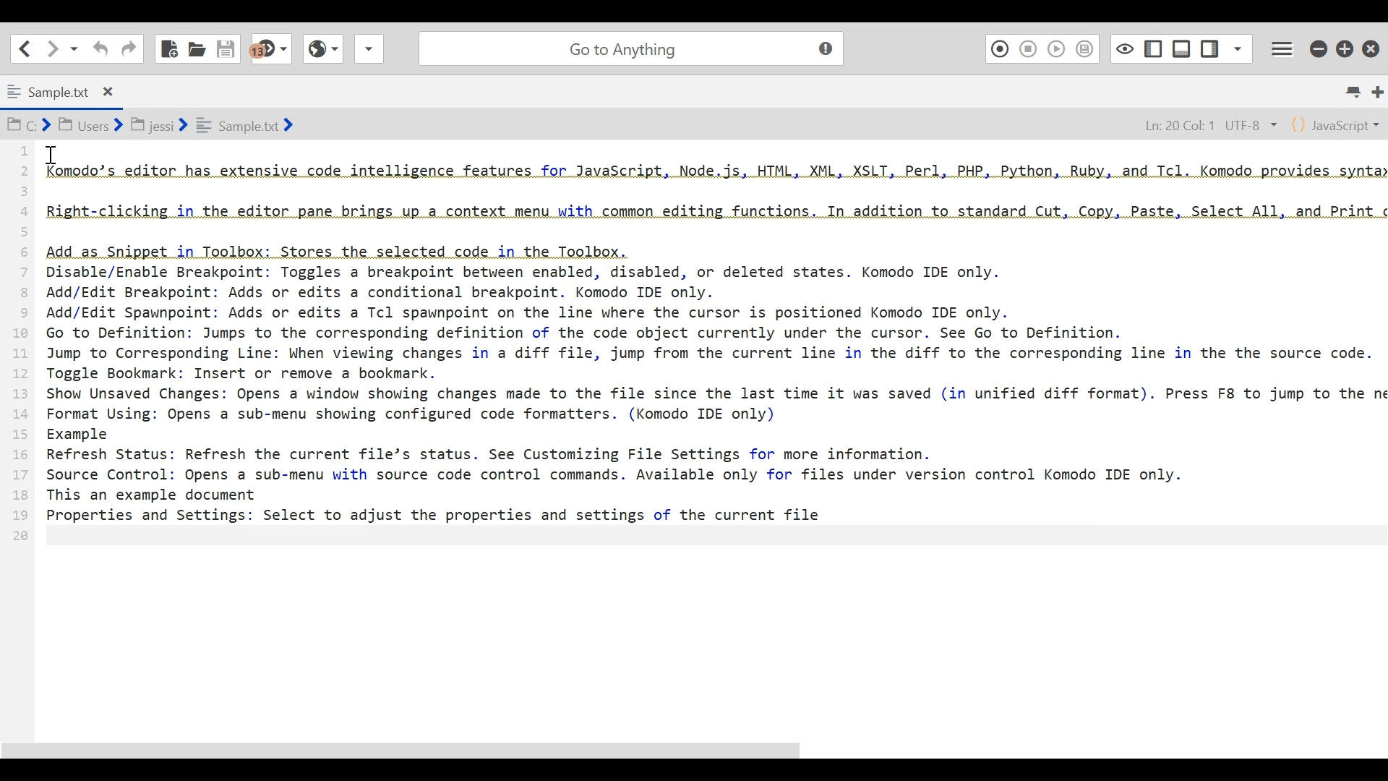  I want to click on Show/Hide Left Panel, so click(1211, 46).